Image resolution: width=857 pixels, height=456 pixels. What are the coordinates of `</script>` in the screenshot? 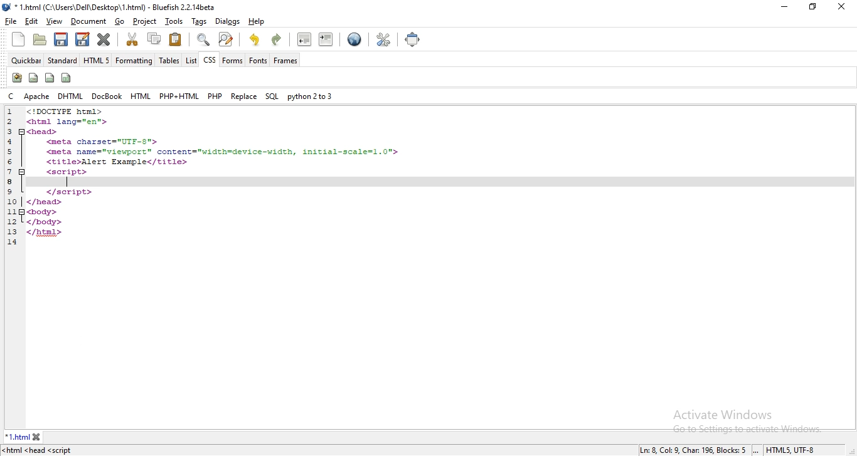 It's located at (68, 192).